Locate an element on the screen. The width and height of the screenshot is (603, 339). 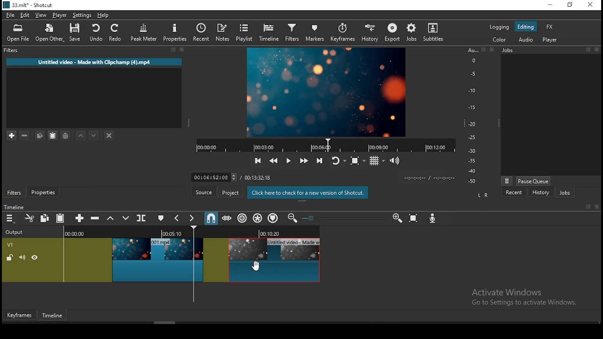
deselct filter is located at coordinates (109, 135).